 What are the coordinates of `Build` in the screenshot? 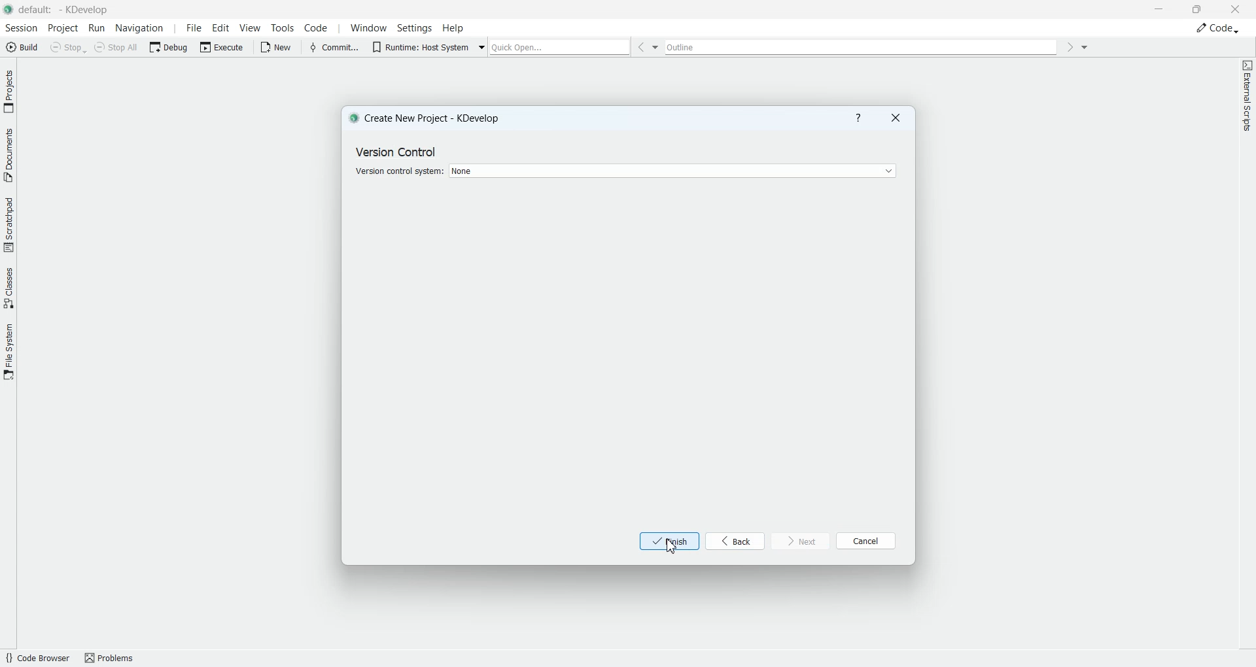 It's located at (21, 46).